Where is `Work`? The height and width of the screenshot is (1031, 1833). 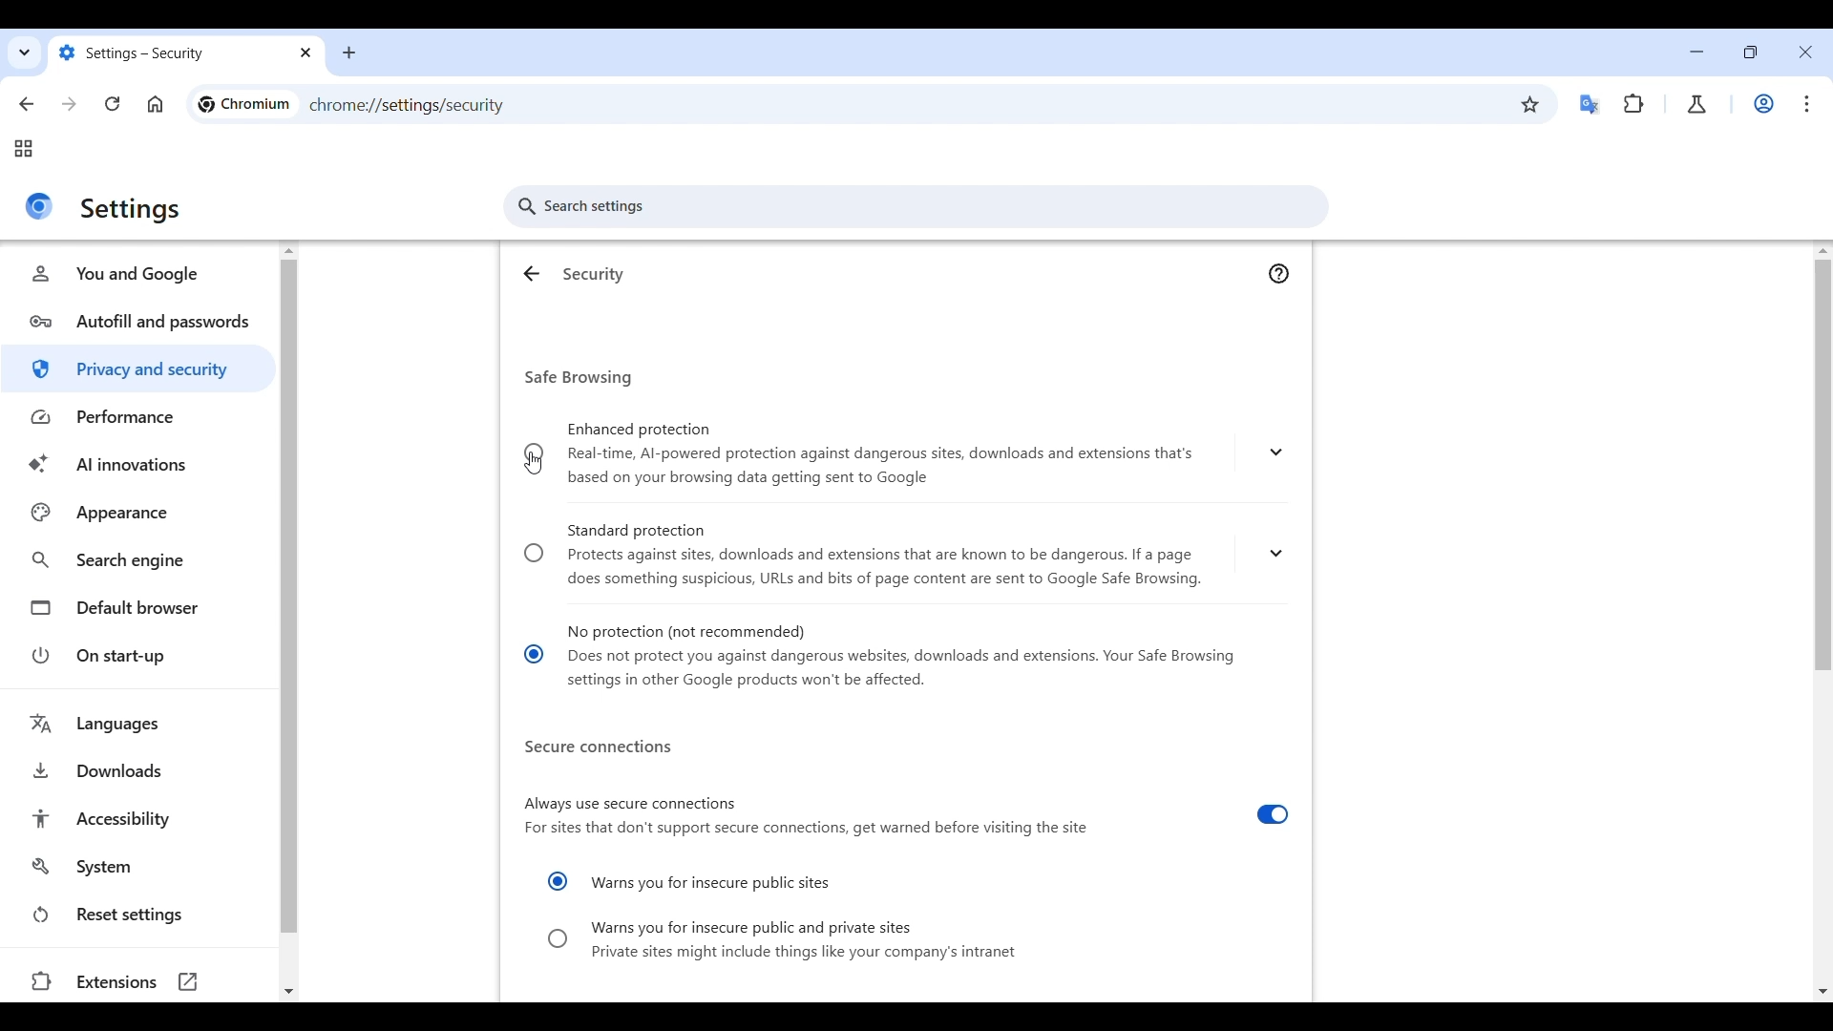
Work is located at coordinates (1763, 104).